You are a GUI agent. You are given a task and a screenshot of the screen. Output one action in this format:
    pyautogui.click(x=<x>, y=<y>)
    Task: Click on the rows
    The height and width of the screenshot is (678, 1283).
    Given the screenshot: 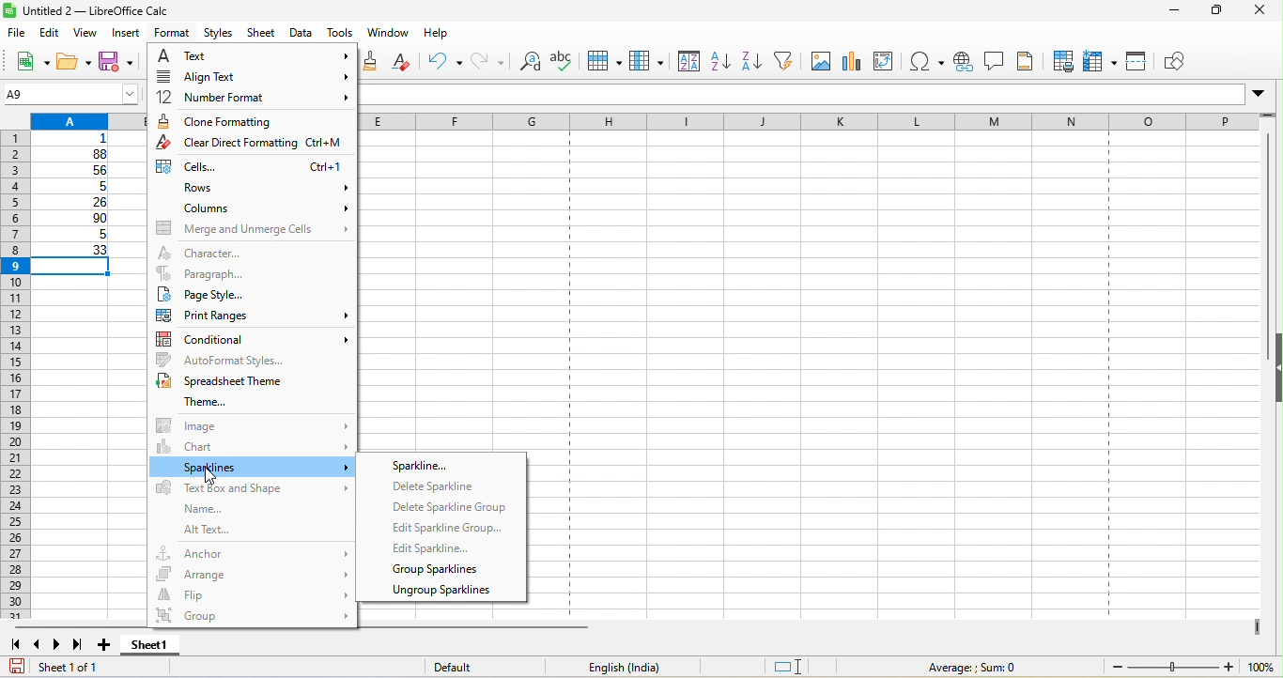 What is the action you would take?
    pyautogui.click(x=14, y=377)
    